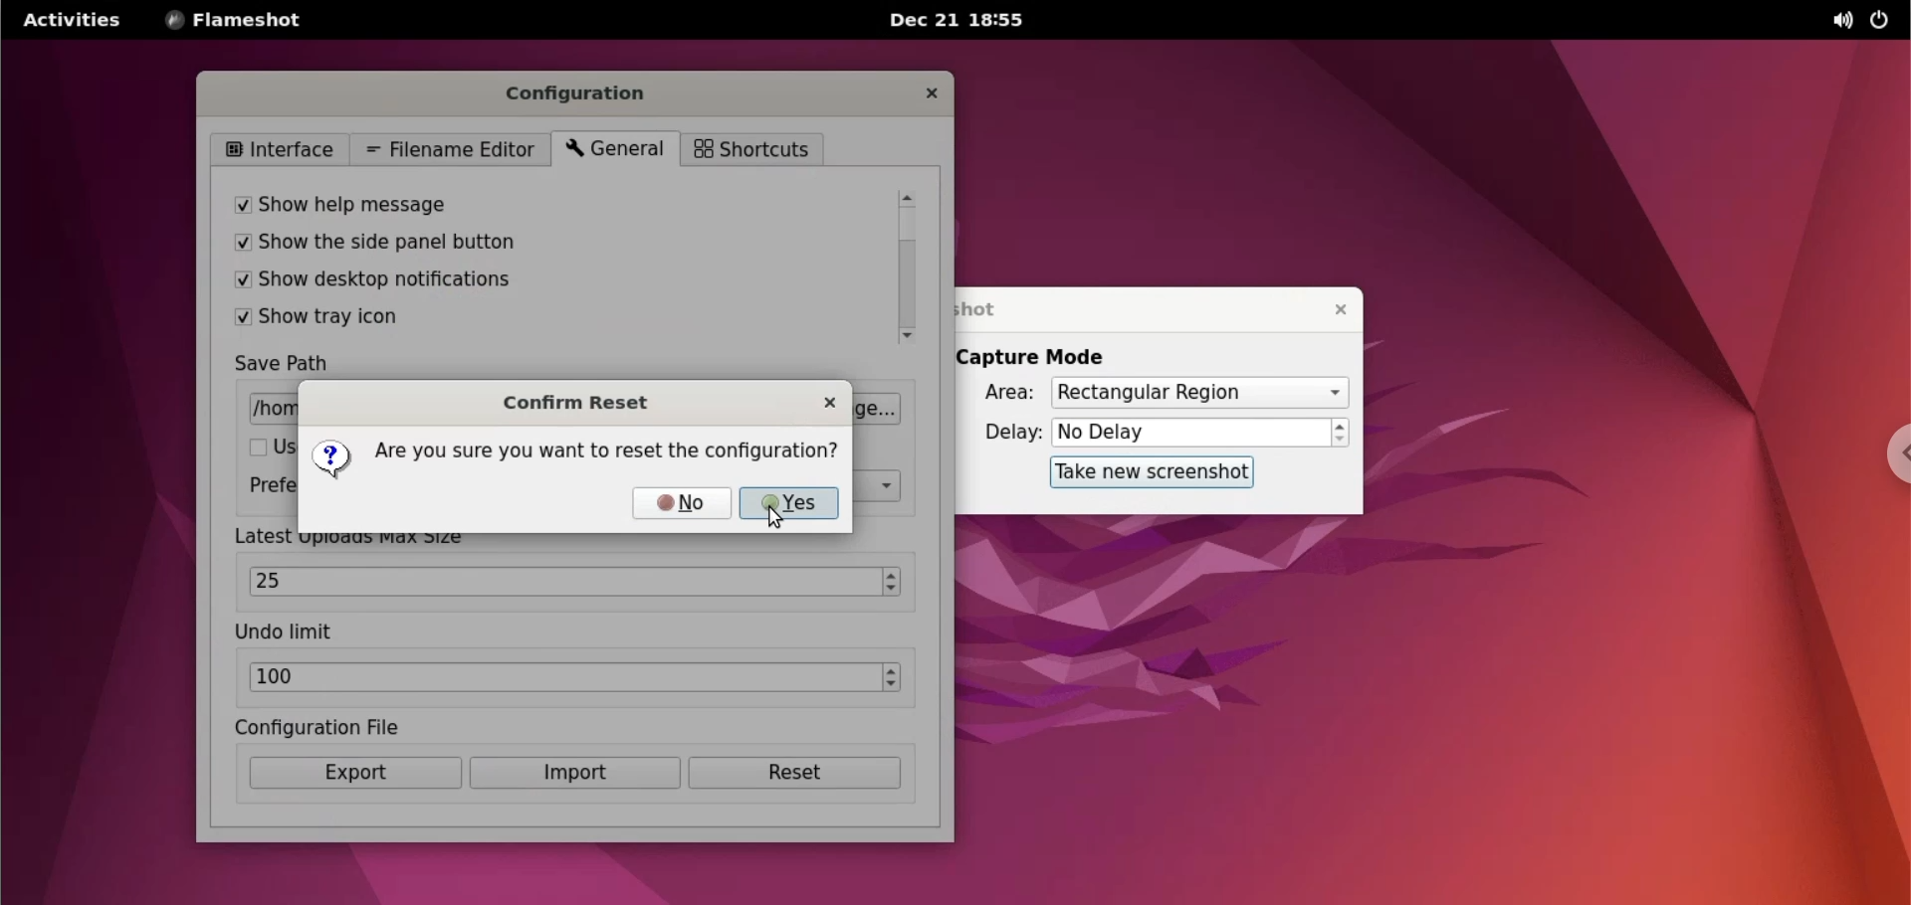 This screenshot has height=905, width=1911. Describe the element at coordinates (955, 22) in the screenshot. I see `Dec 21 18:55` at that location.